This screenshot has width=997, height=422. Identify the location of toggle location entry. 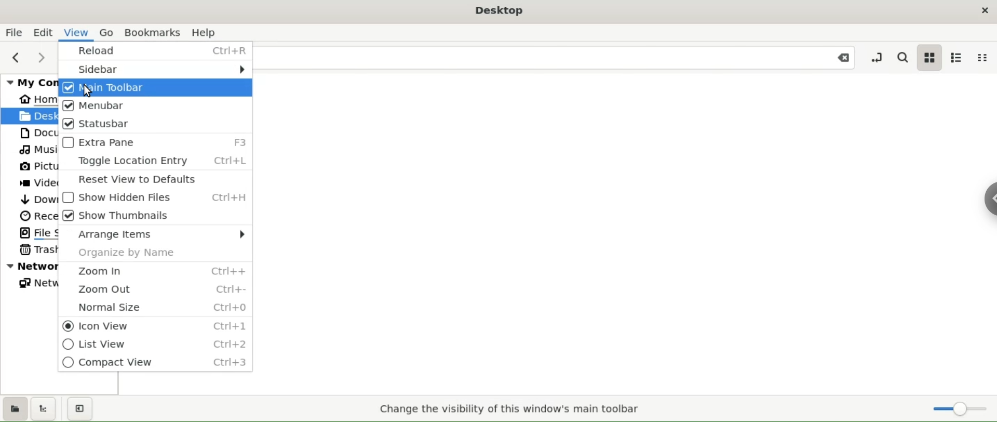
(877, 57).